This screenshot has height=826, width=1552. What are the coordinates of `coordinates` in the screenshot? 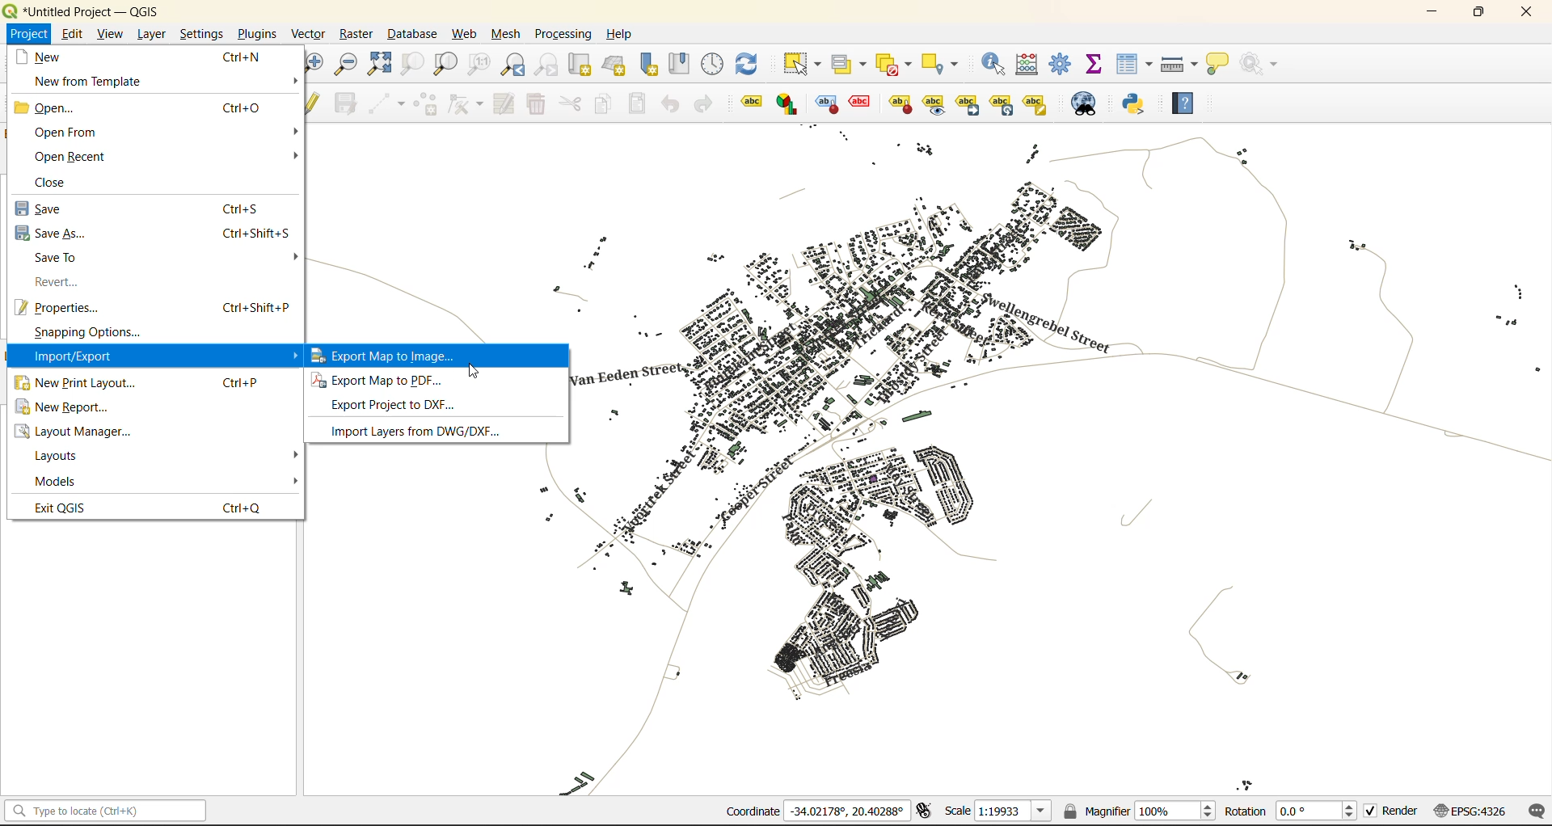 It's located at (816, 812).